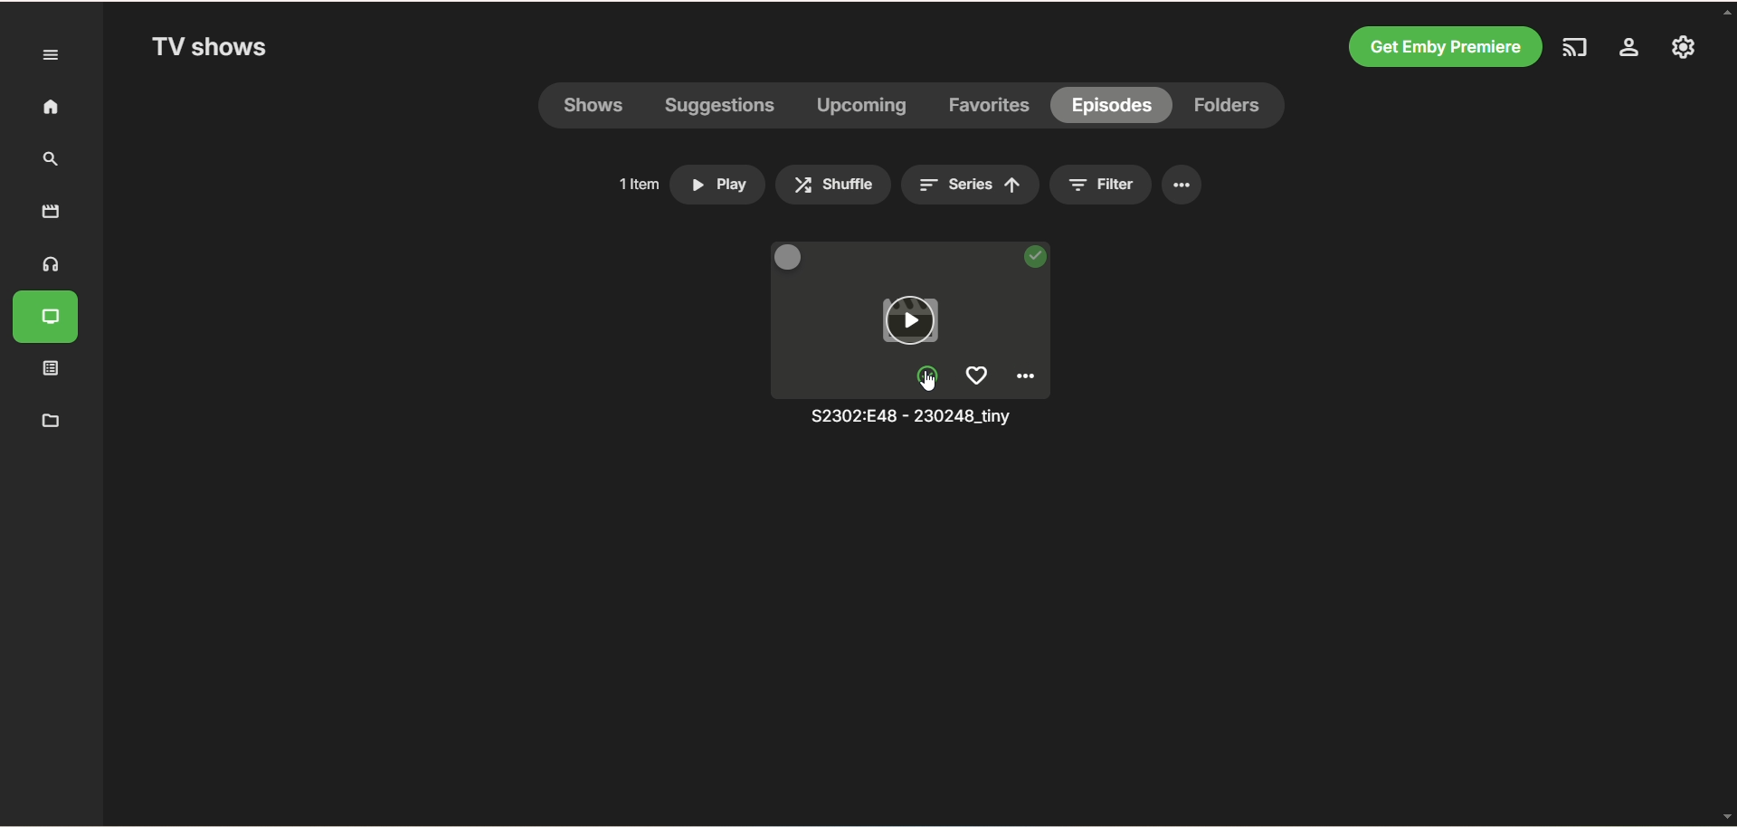 This screenshot has height=827, width=1737. What do you see at coordinates (970, 185) in the screenshot?
I see `= series` at bounding box center [970, 185].